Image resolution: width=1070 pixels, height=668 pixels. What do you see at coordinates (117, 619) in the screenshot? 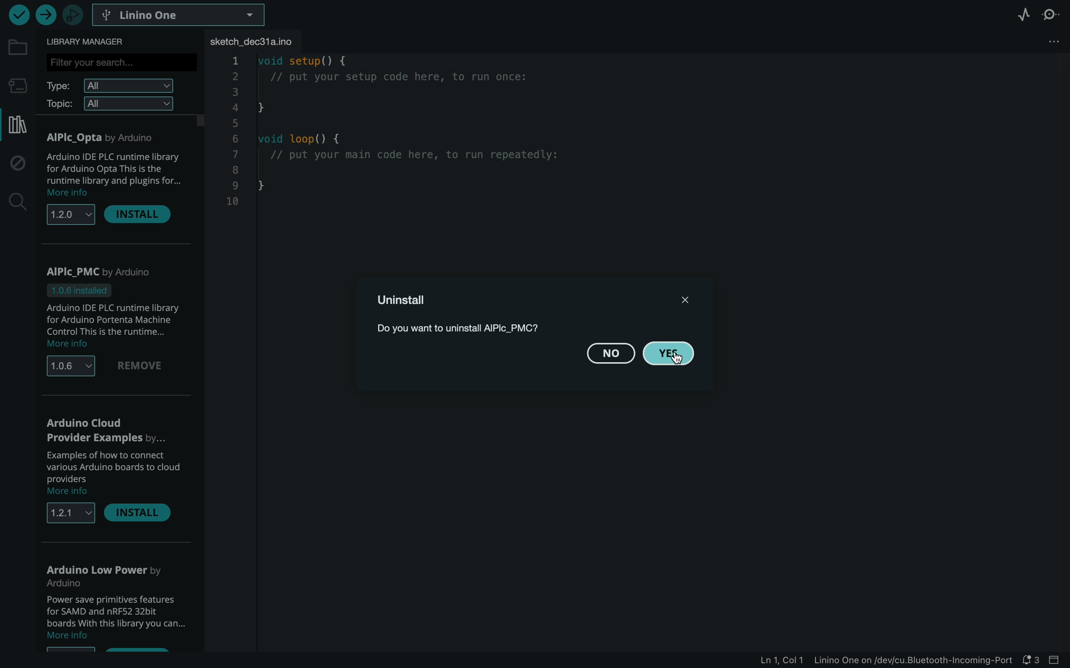
I see `description` at bounding box center [117, 619].